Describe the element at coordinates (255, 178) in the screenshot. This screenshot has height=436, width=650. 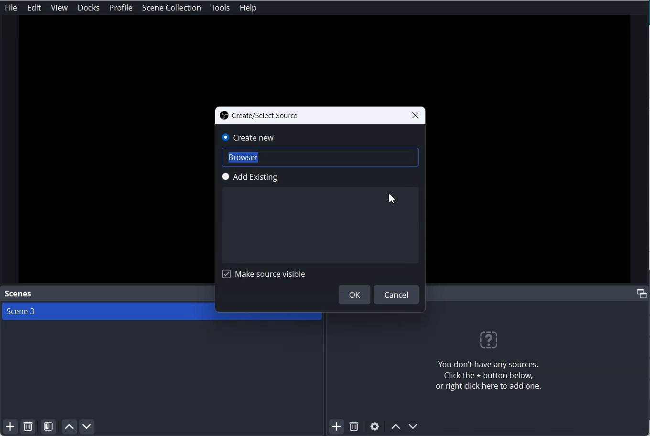
I see `(un)check Add Existing` at that location.